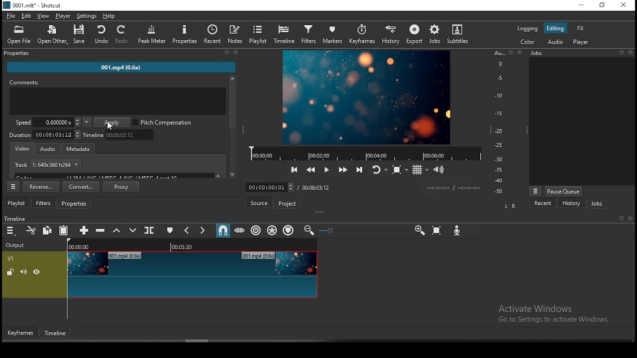  I want to click on reverse, so click(41, 186).